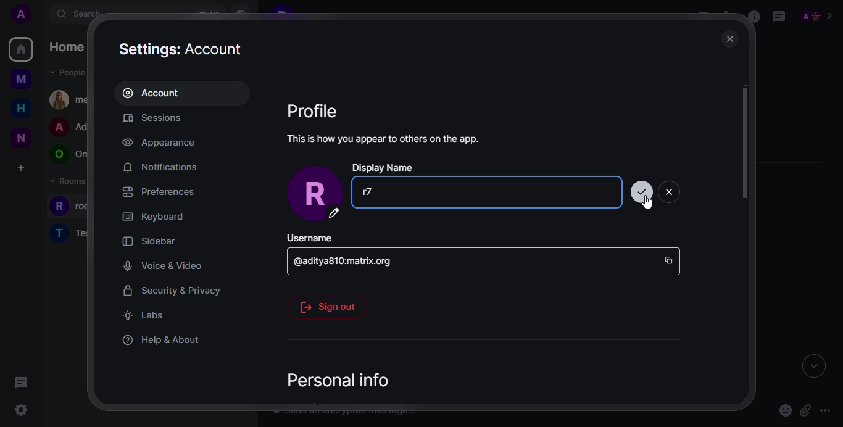 The height and width of the screenshot is (427, 843). I want to click on notifications, so click(161, 166).